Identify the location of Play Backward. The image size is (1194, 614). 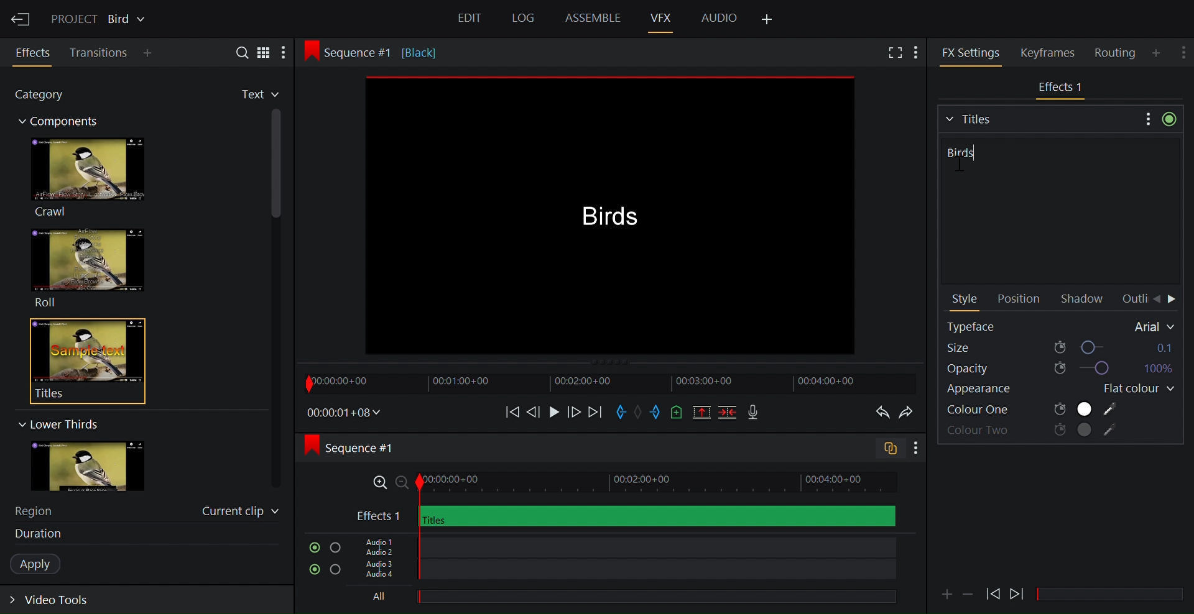
(1018, 591).